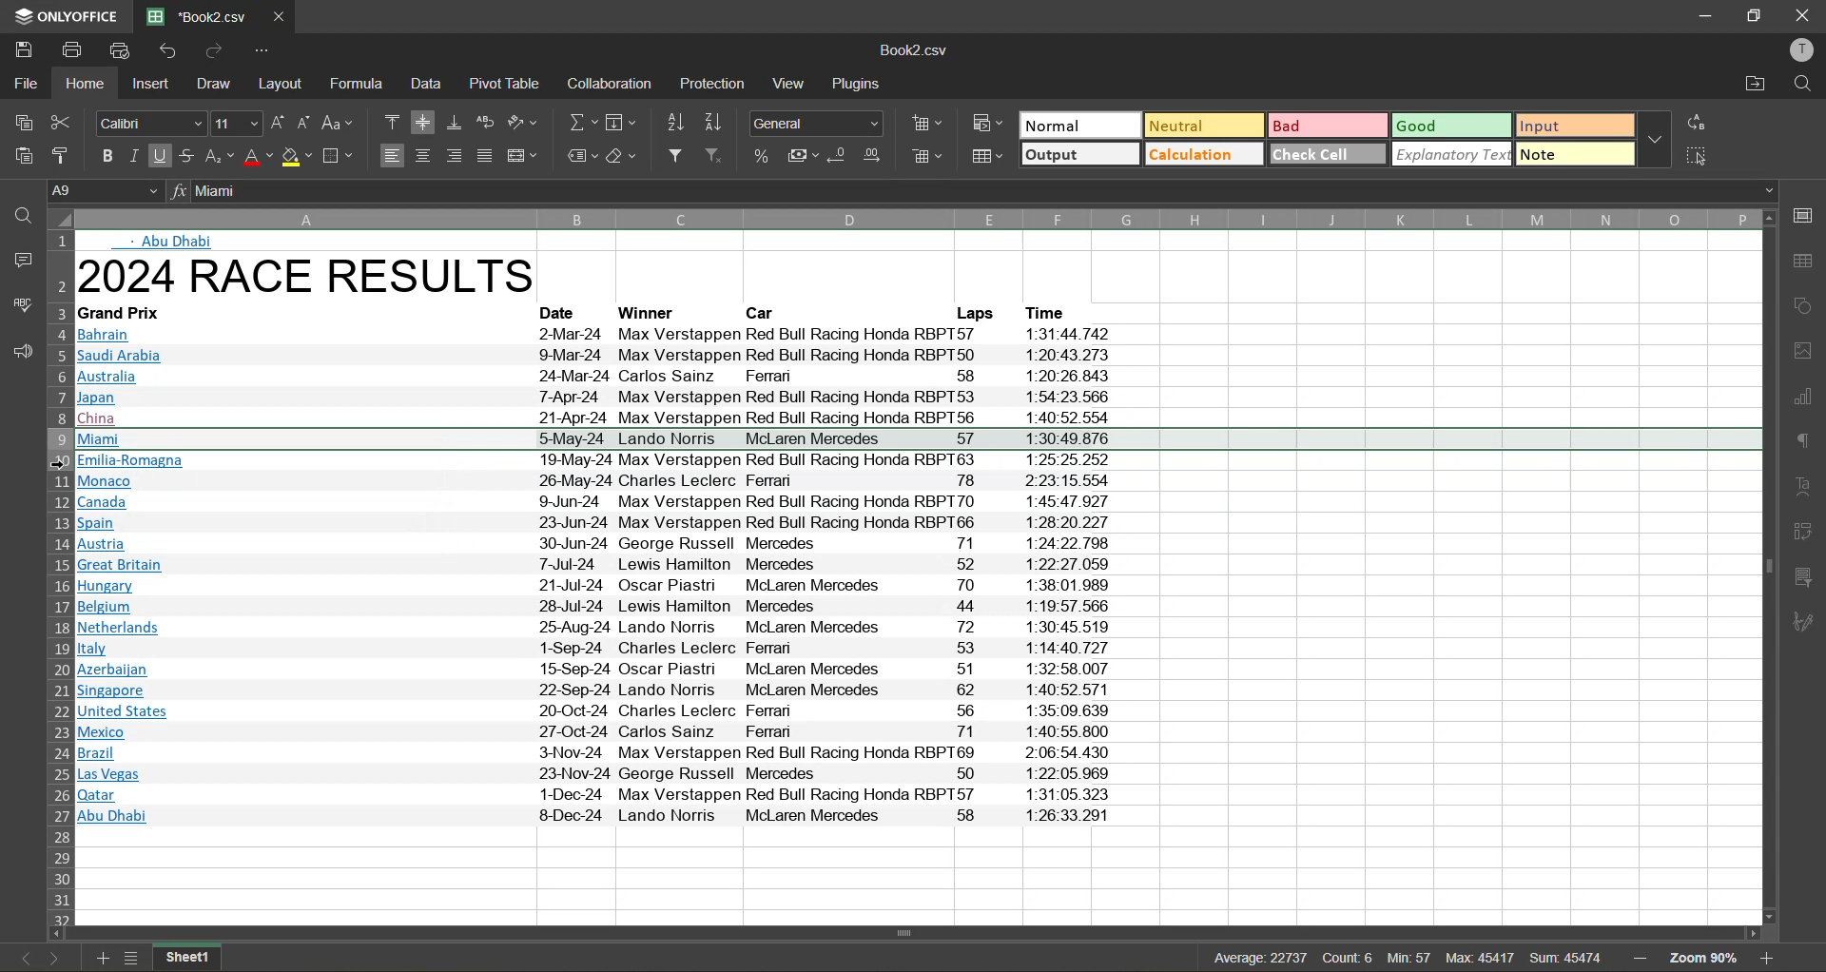 Image resolution: width=1826 pixels, height=972 pixels. Describe the element at coordinates (1752, 87) in the screenshot. I see `open location` at that location.